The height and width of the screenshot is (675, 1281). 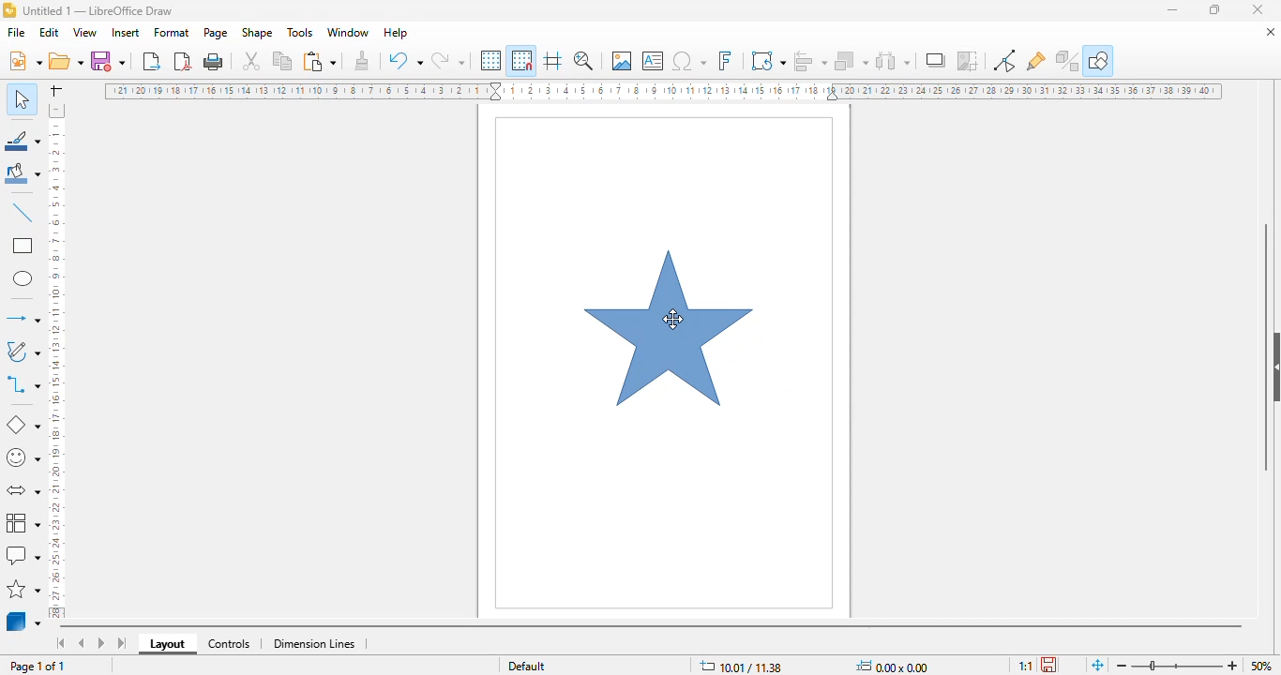 I want to click on redo, so click(x=447, y=60).